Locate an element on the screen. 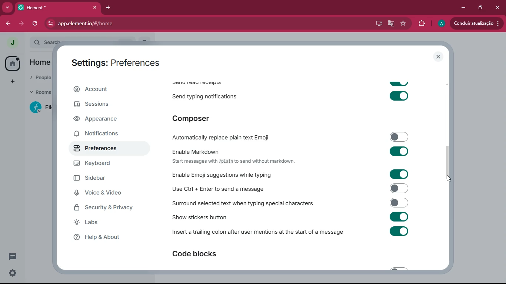  add tab is located at coordinates (107, 7).